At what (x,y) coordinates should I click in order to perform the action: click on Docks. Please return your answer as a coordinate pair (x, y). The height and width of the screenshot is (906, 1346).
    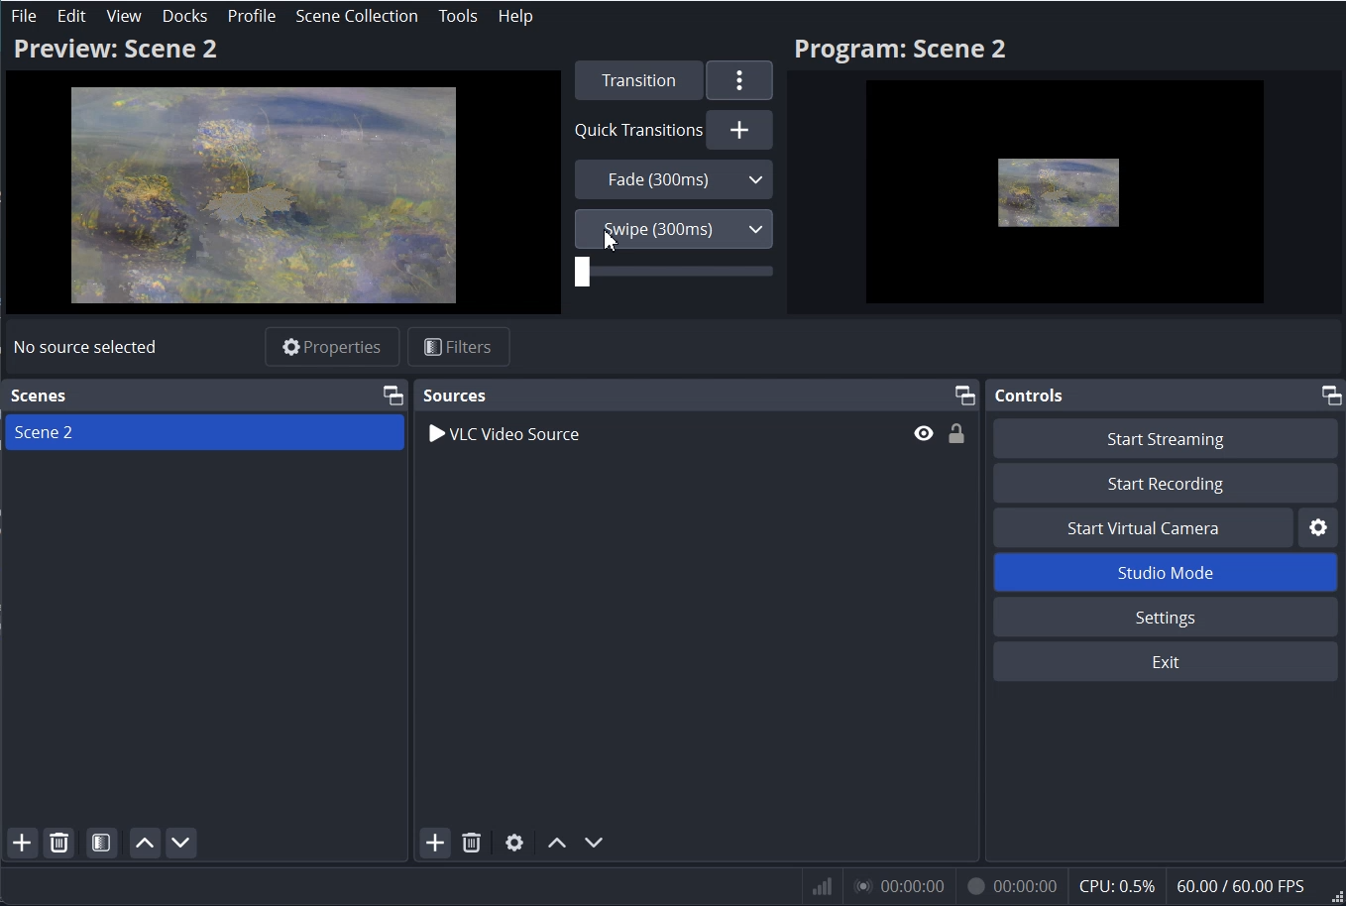
    Looking at the image, I should click on (183, 16).